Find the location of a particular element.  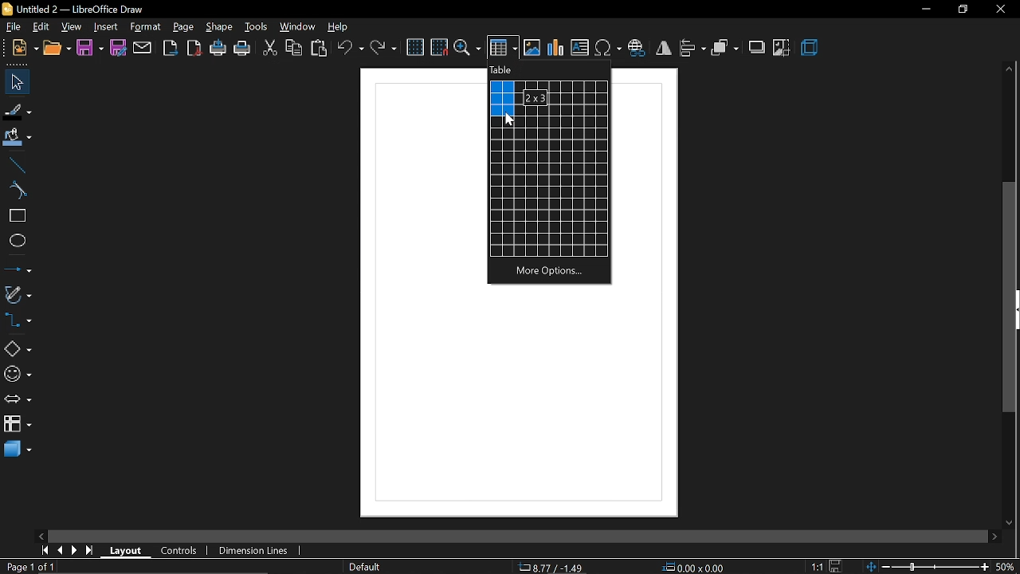

insert table is located at coordinates (503, 47).